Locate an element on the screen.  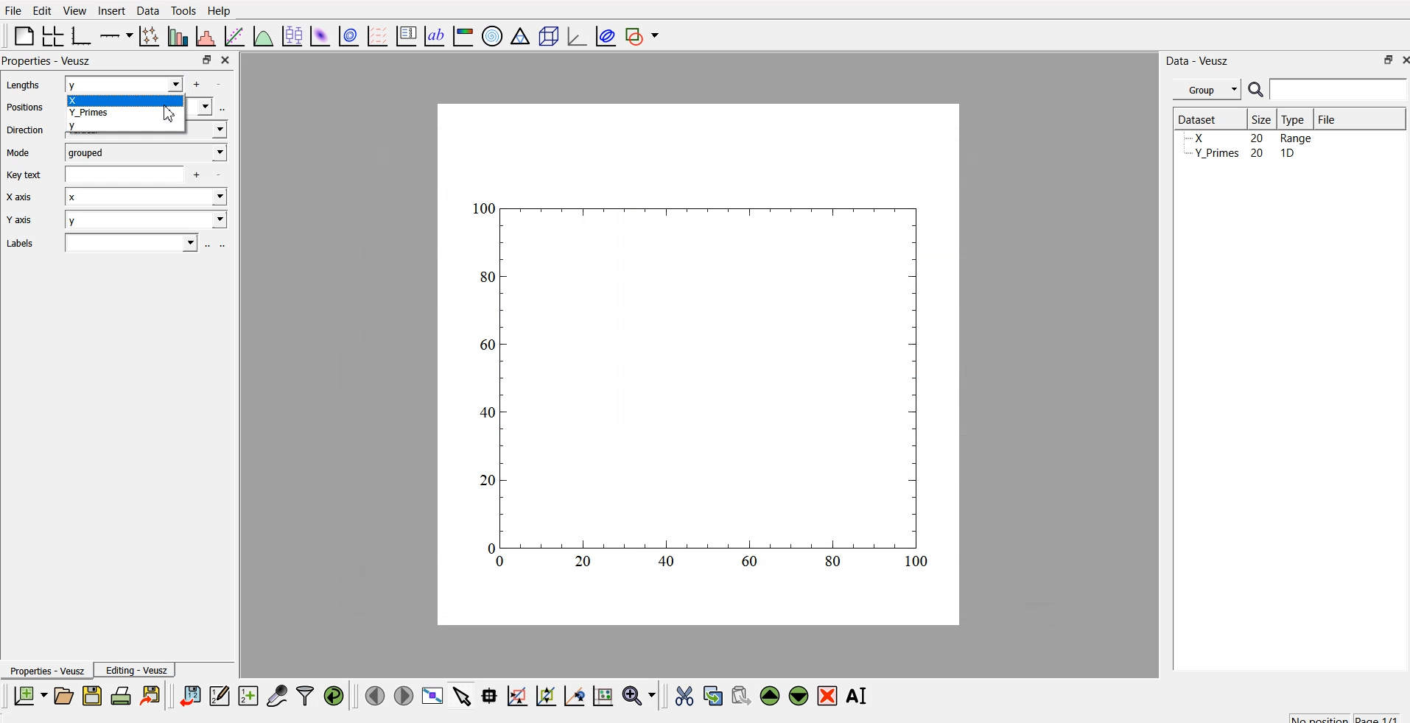
new document is located at coordinates (28, 696).